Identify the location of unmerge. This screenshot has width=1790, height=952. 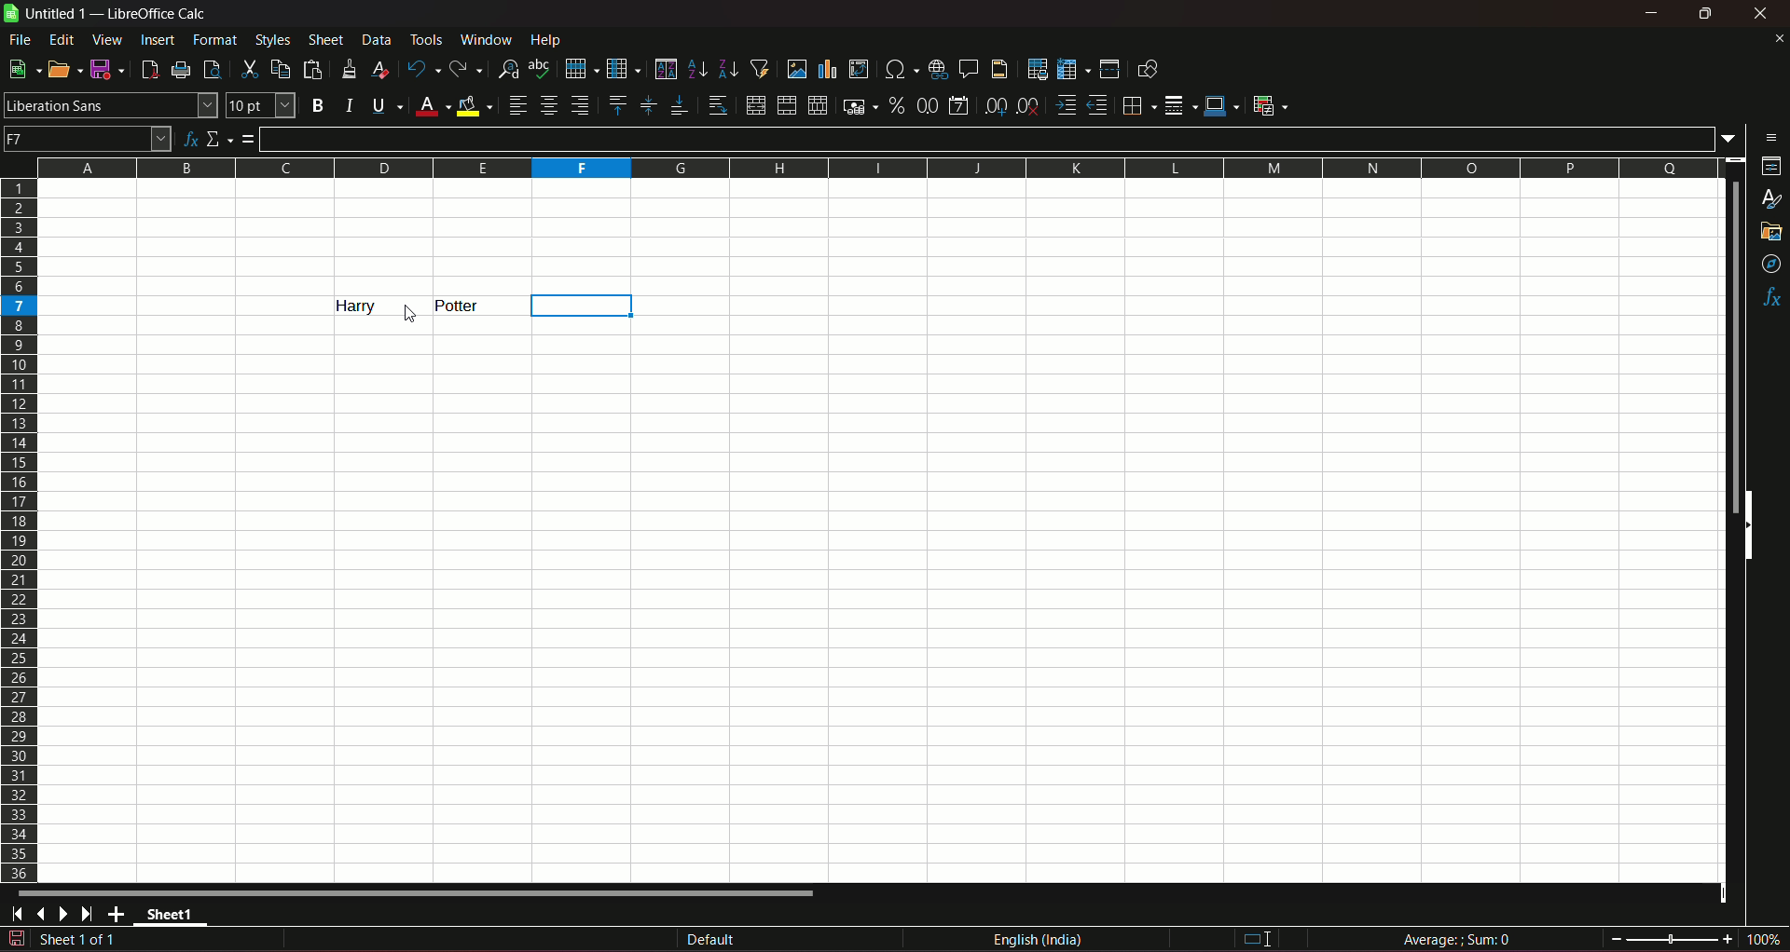
(816, 106).